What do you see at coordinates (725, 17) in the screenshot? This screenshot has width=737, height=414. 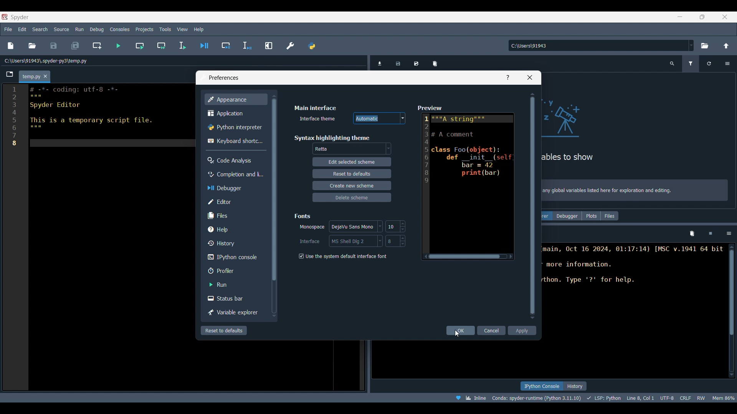 I see `Close interface` at bounding box center [725, 17].